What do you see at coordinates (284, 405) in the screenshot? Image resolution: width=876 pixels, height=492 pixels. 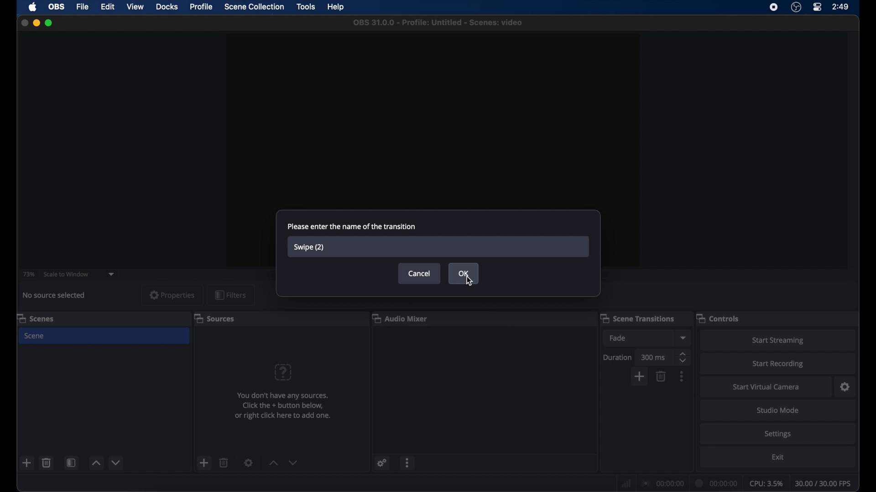 I see `info` at bounding box center [284, 405].